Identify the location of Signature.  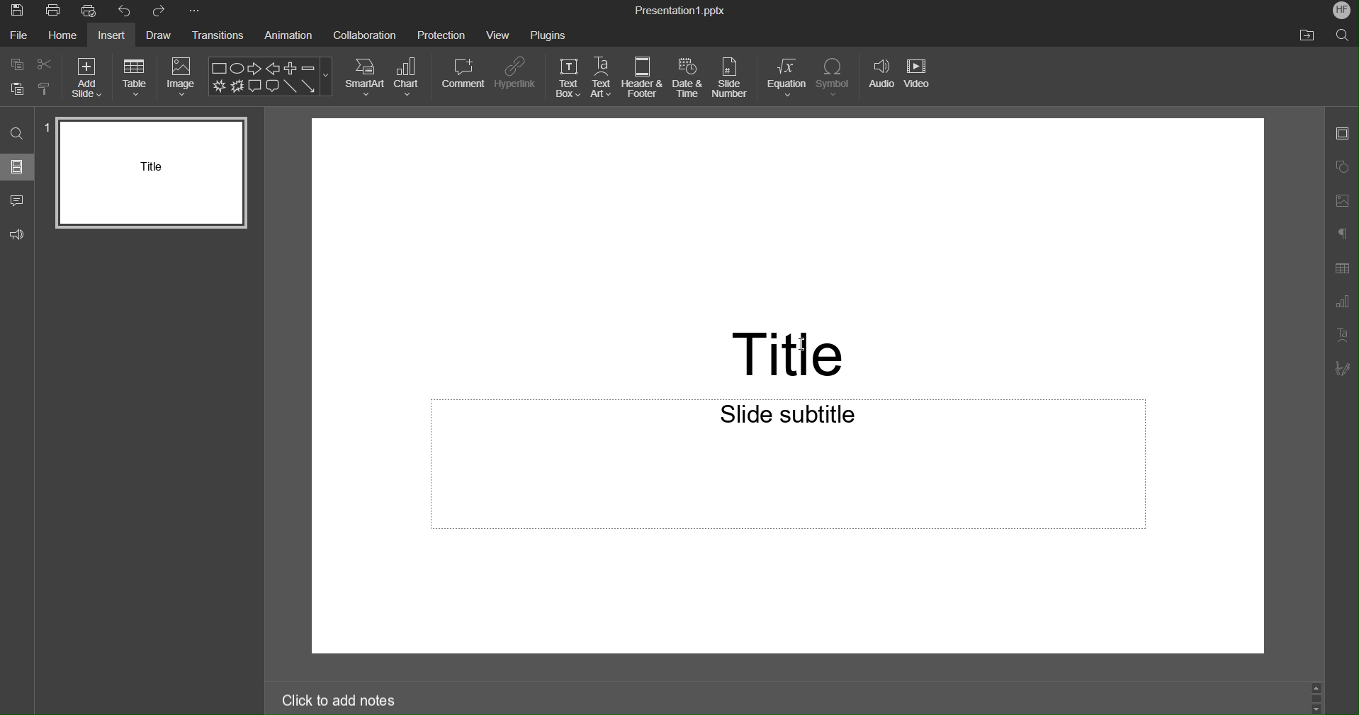
(1341, 369).